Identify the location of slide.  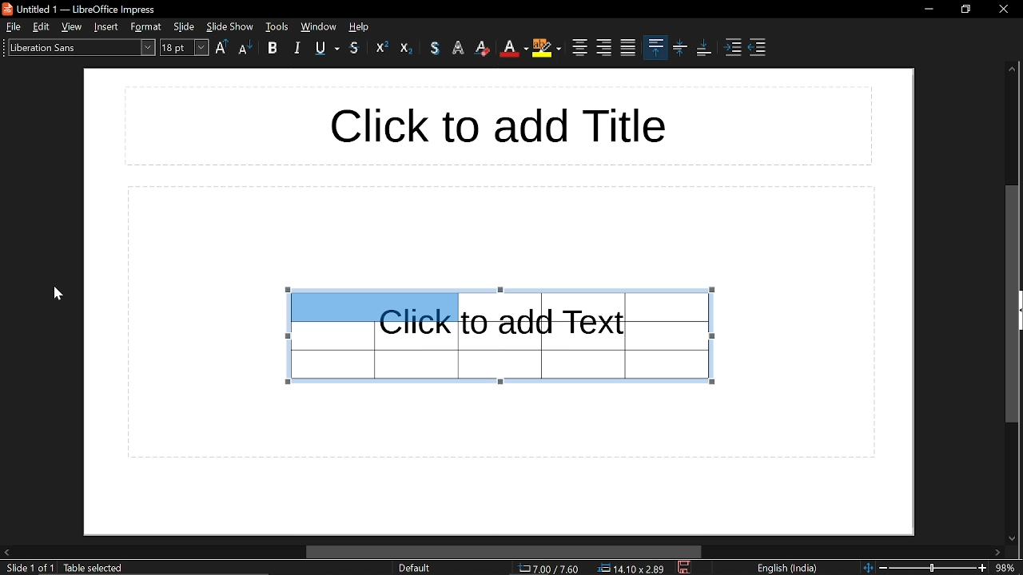
(185, 26).